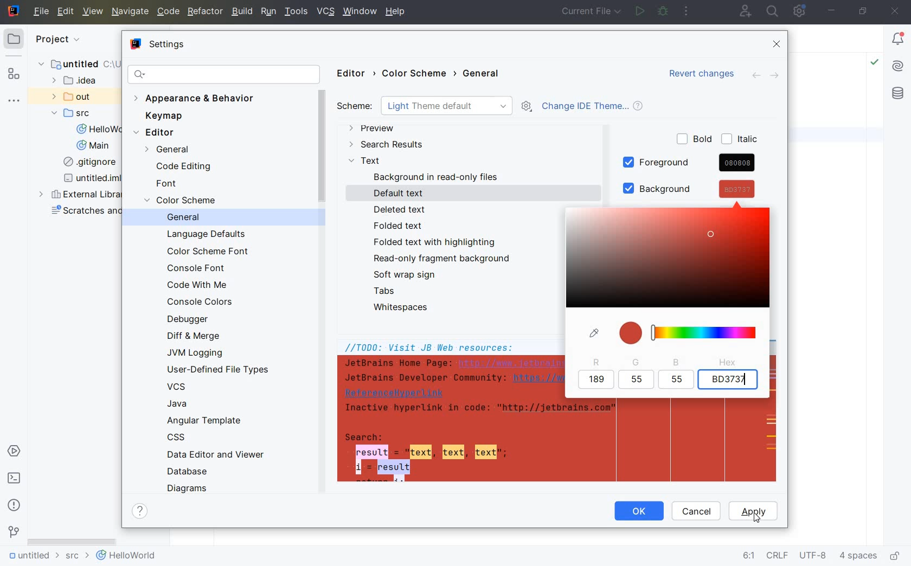 This screenshot has width=911, height=566. What do you see at coordinates (662, 282) in the screenshot?
I see `COLOR PIGMENTS` at bounding box center [662, 282].